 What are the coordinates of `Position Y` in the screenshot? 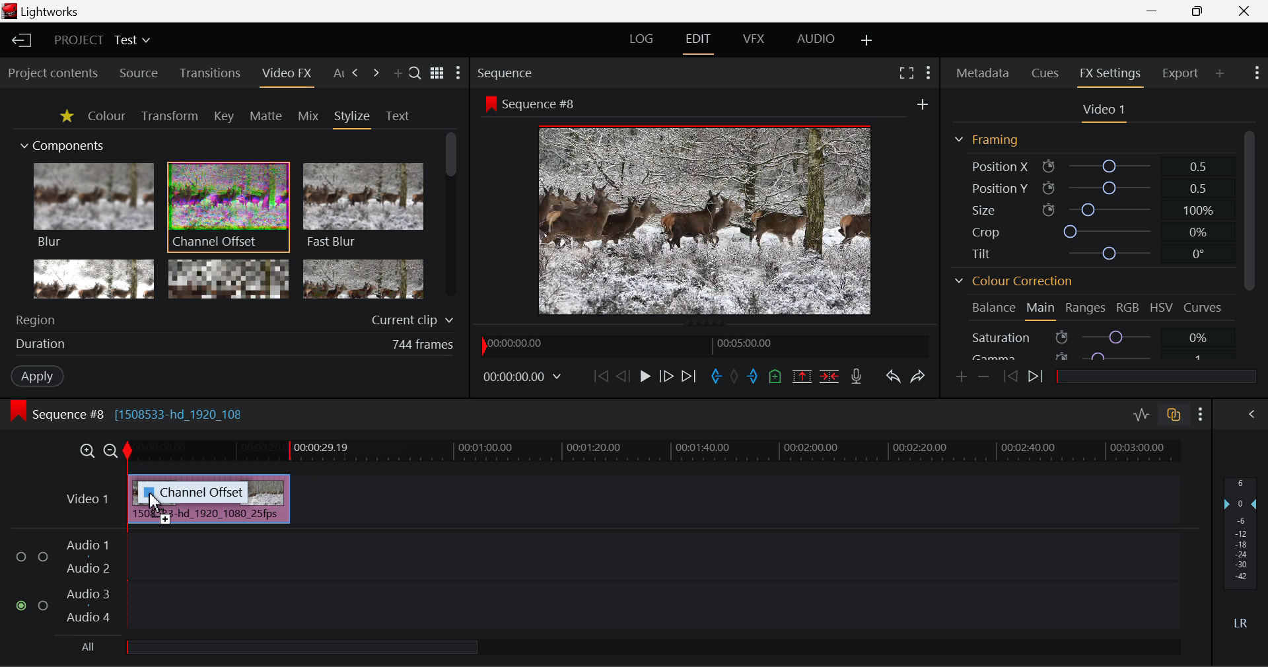 It's located at (1088, 188).